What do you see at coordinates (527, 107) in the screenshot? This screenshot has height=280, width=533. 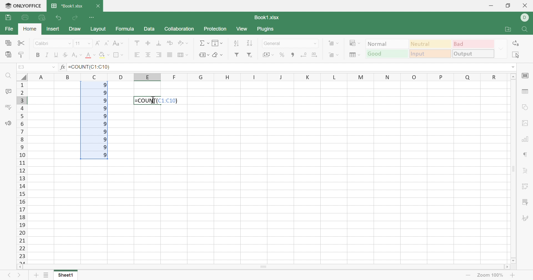 I see `shape settings` at bounding box center [527, 107].